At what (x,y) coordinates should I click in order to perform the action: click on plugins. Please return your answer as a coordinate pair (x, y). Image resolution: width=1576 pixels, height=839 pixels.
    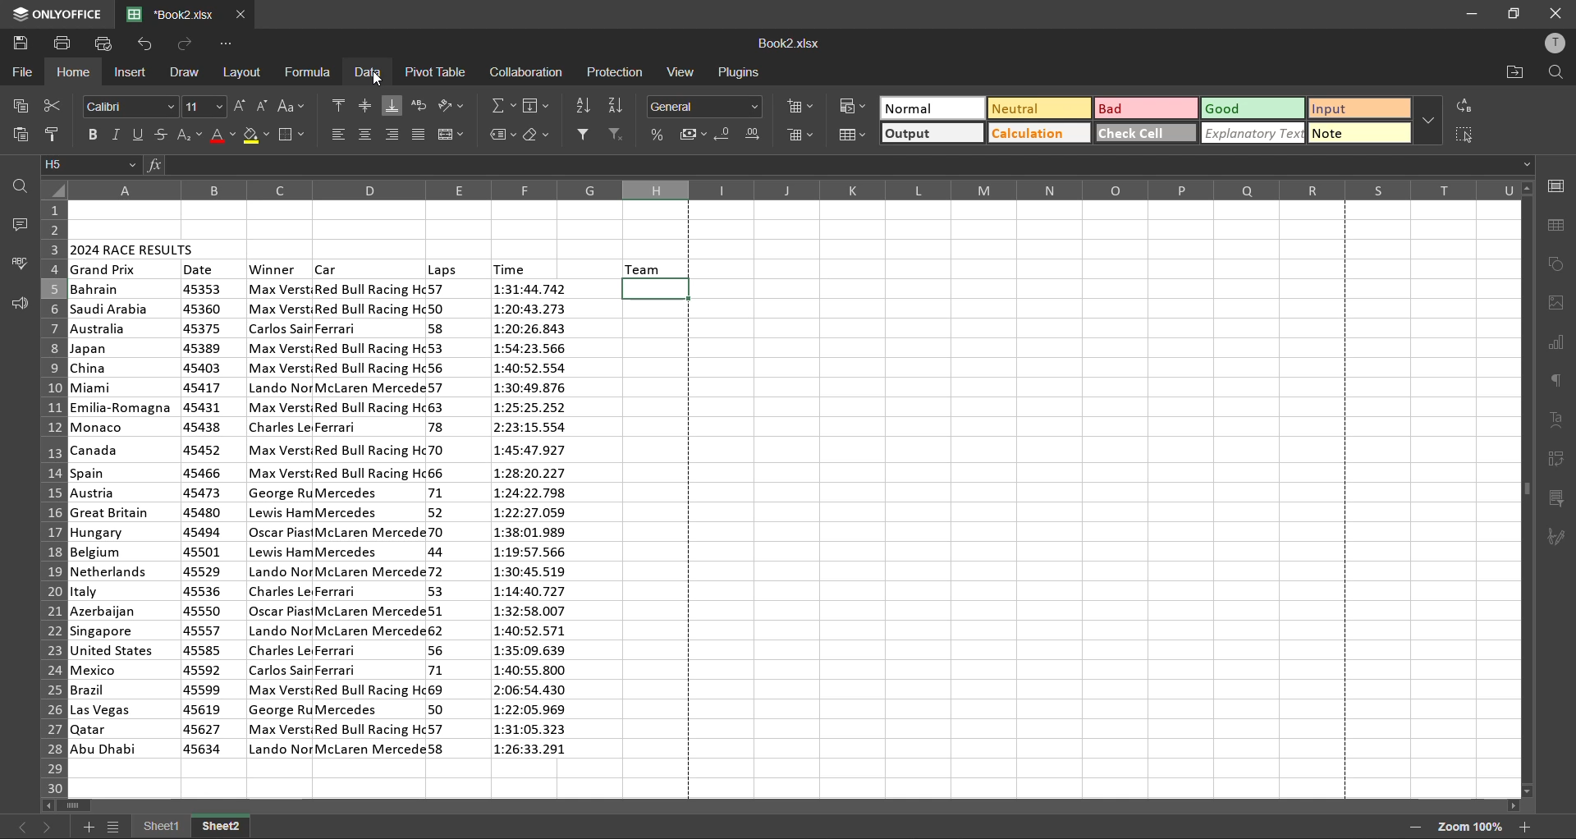
    Looking at the image, I should click on (738, 73).